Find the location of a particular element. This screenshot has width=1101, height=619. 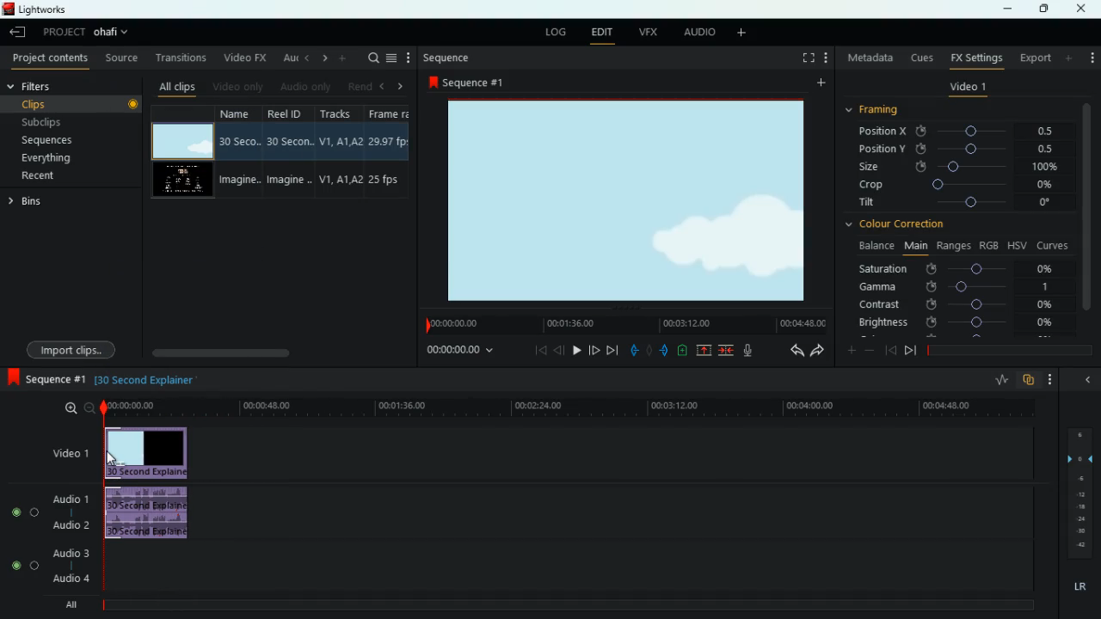

push is located at coordinates (665, 351).